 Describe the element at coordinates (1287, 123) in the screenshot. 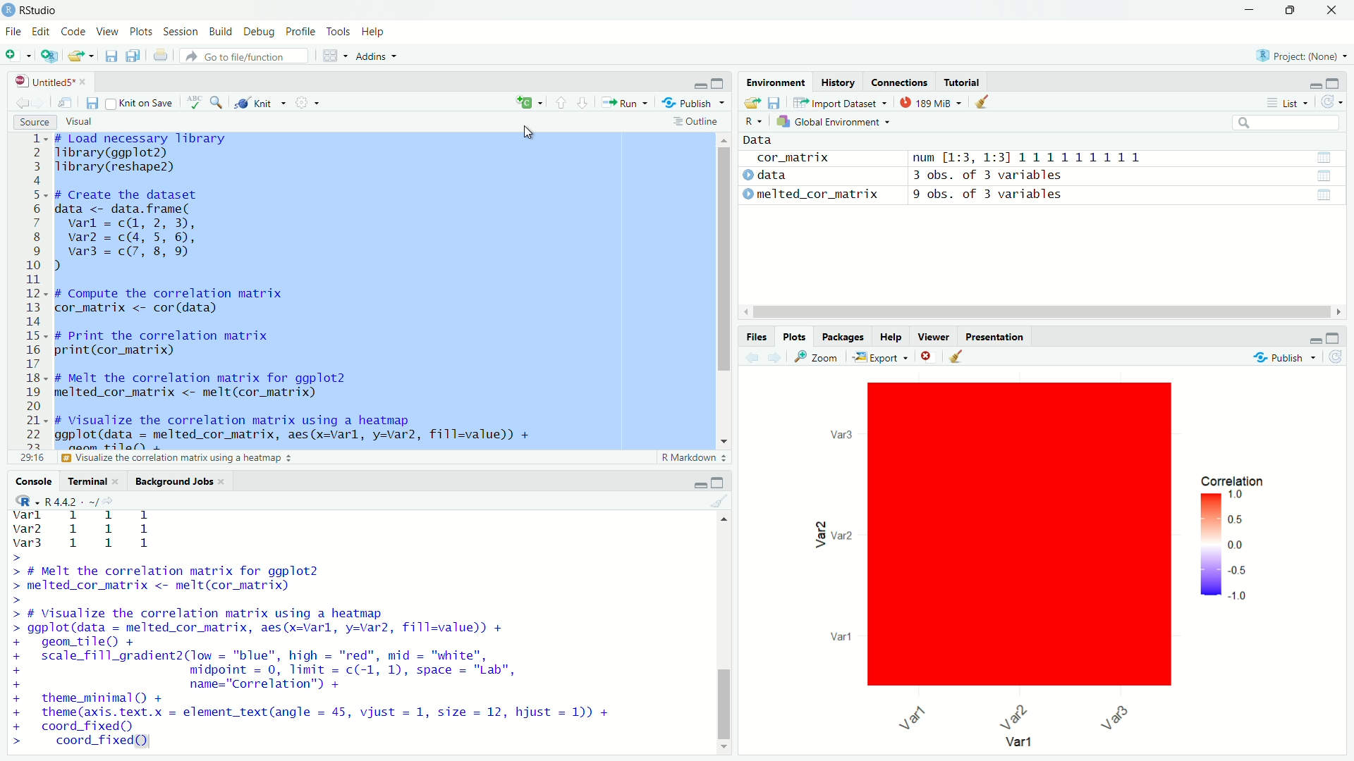

I see `search` at that location.